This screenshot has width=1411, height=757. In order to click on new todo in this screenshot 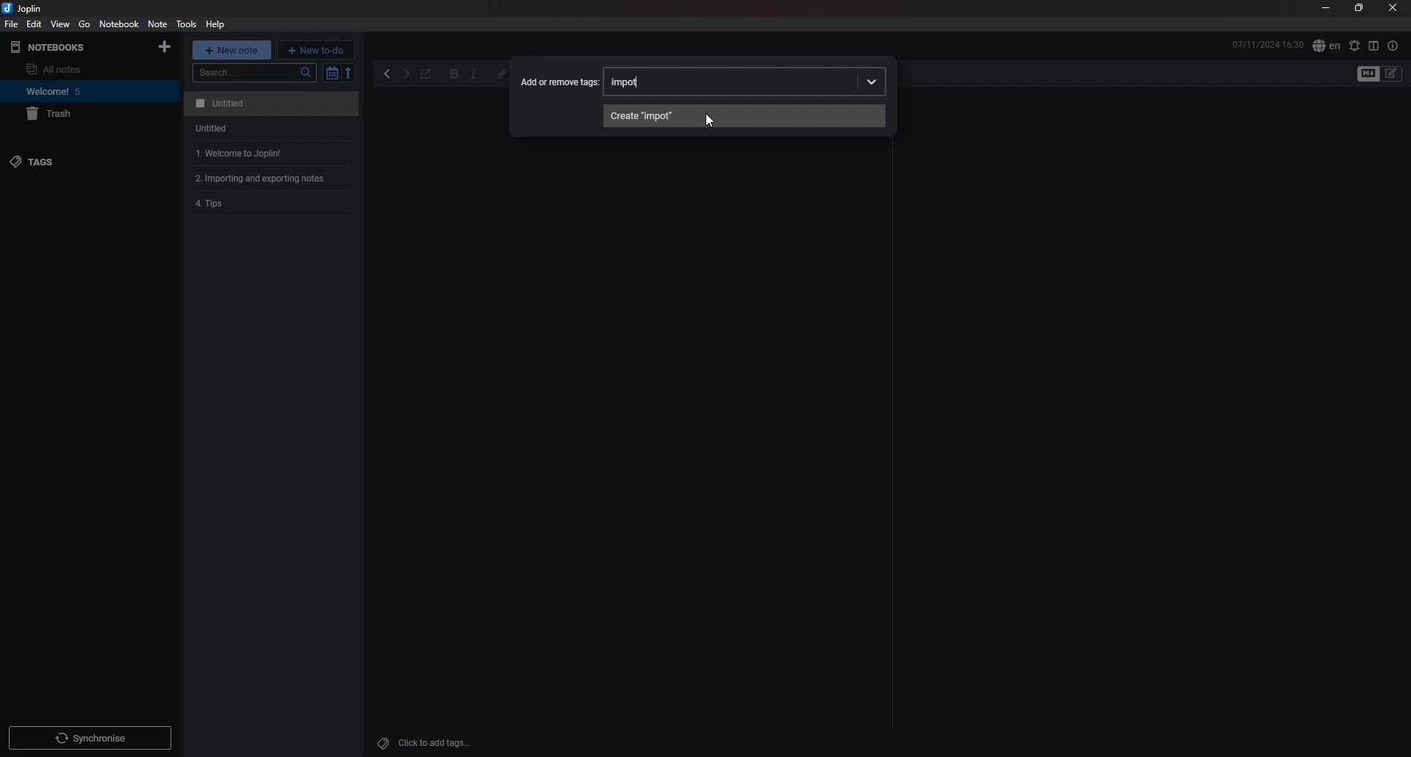, I will do `click(316, 49)`.